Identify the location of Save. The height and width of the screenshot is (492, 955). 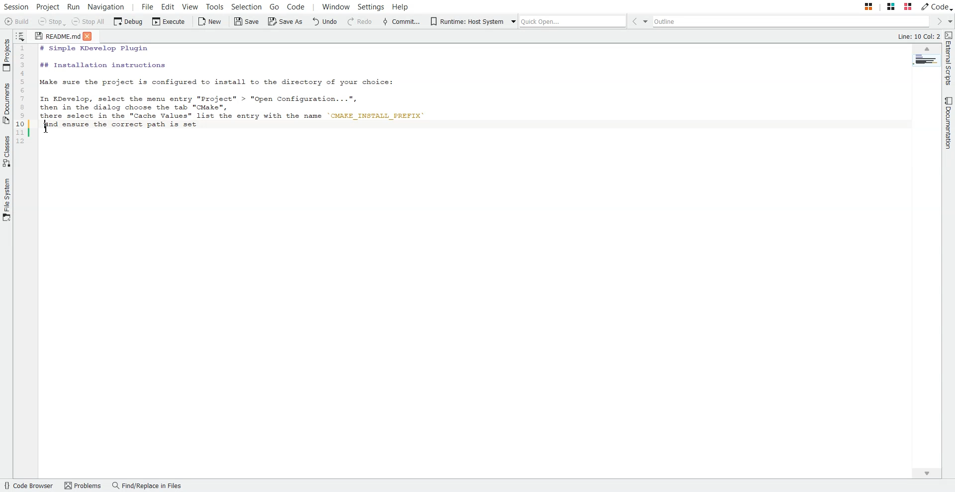
(247, 22).